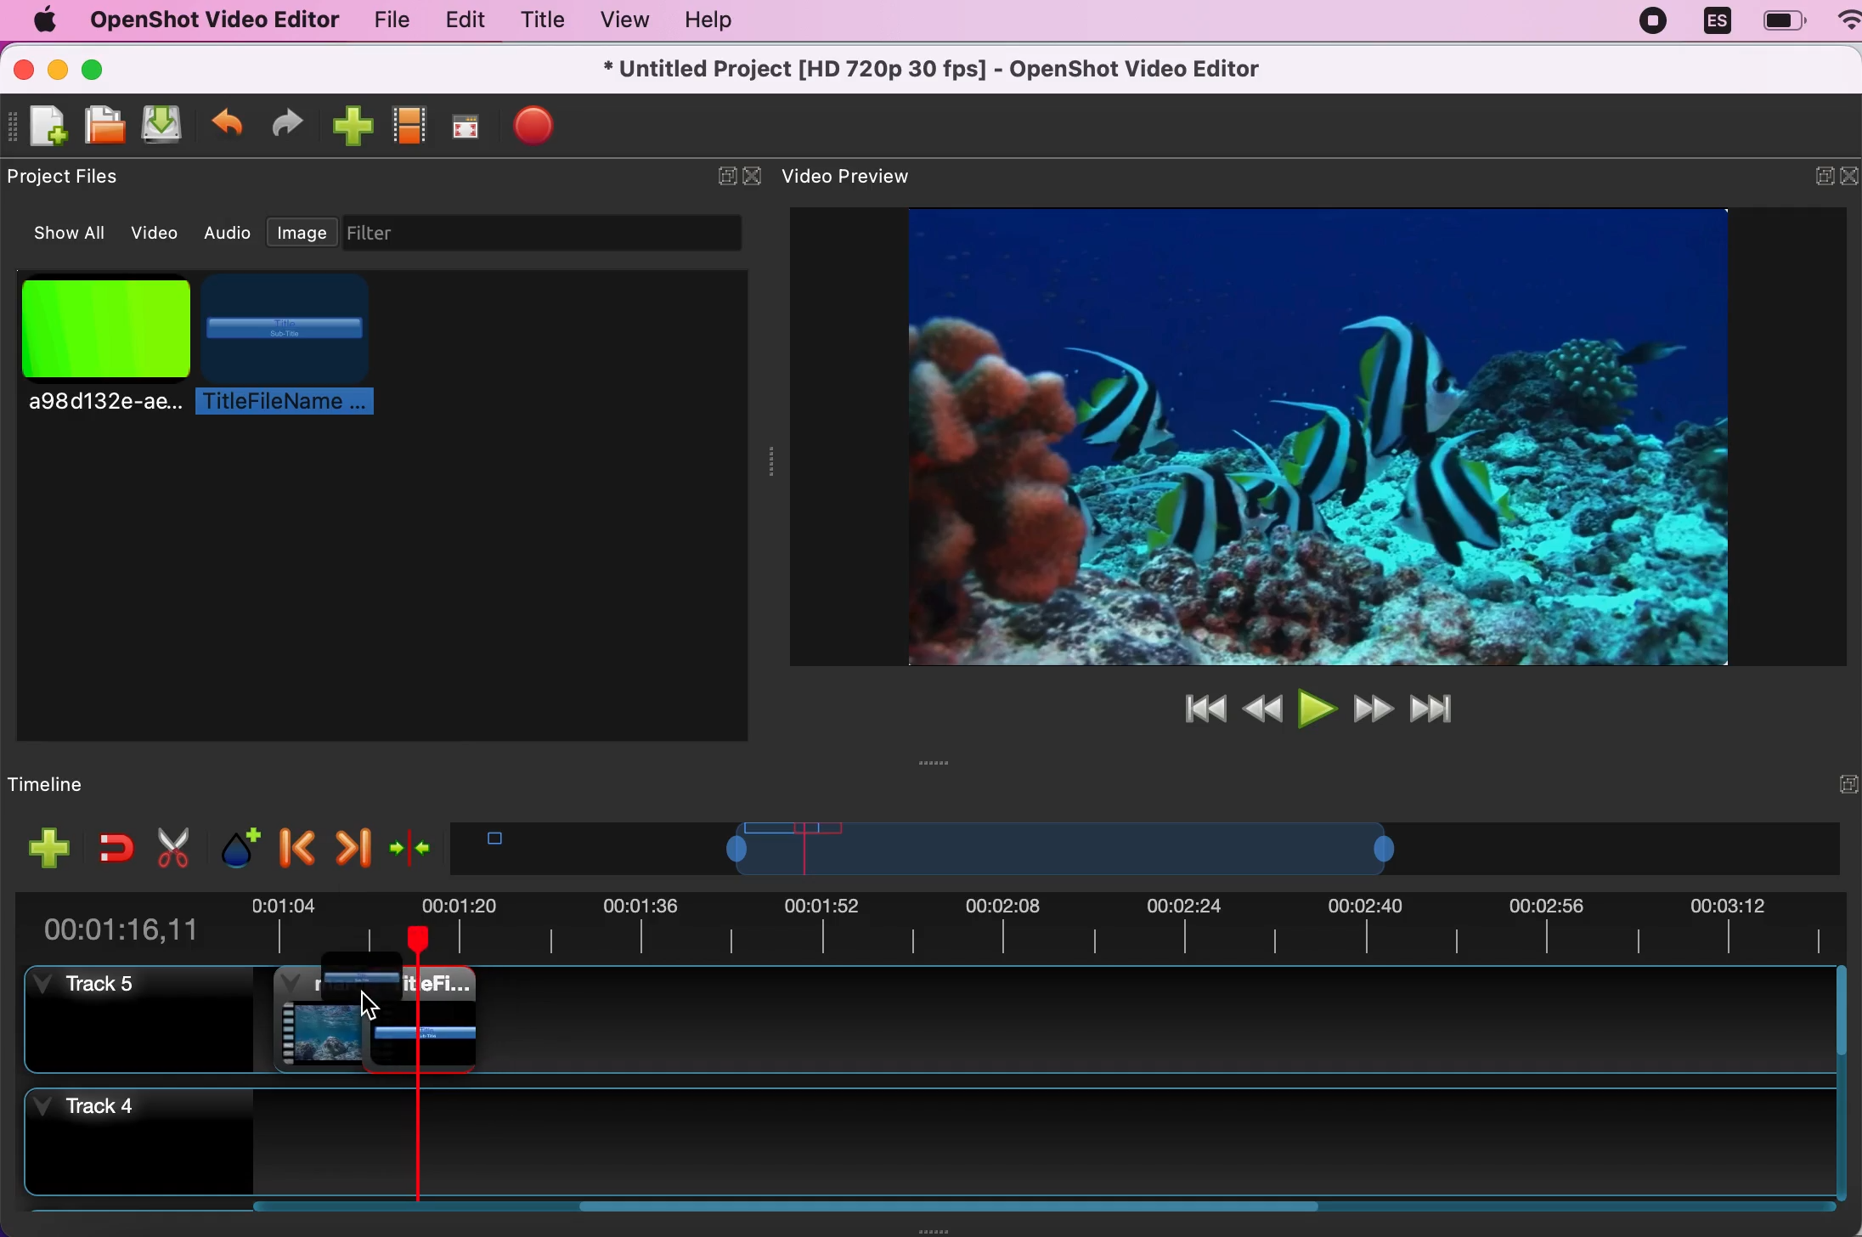  What do you see at coordinates (542, 20) in the screenshot?
I see `title` at bounding box center [542, 20].